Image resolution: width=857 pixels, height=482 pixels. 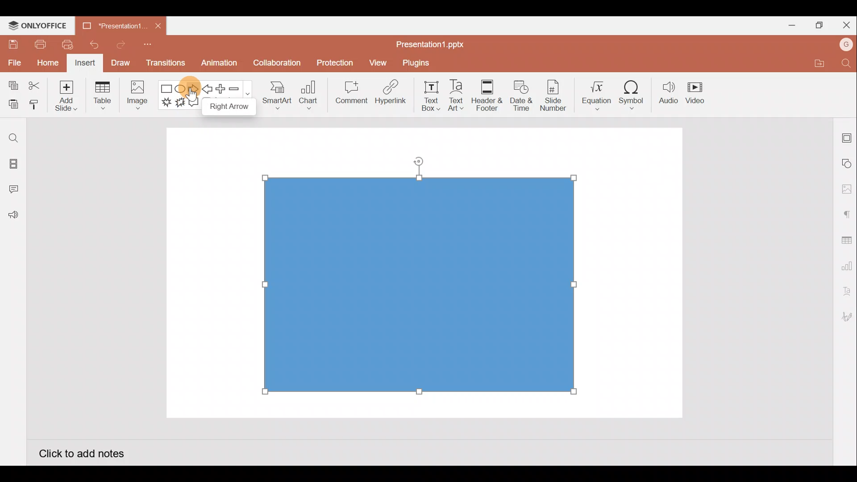 I want to click on Maximize, so click(x=817, y=25).